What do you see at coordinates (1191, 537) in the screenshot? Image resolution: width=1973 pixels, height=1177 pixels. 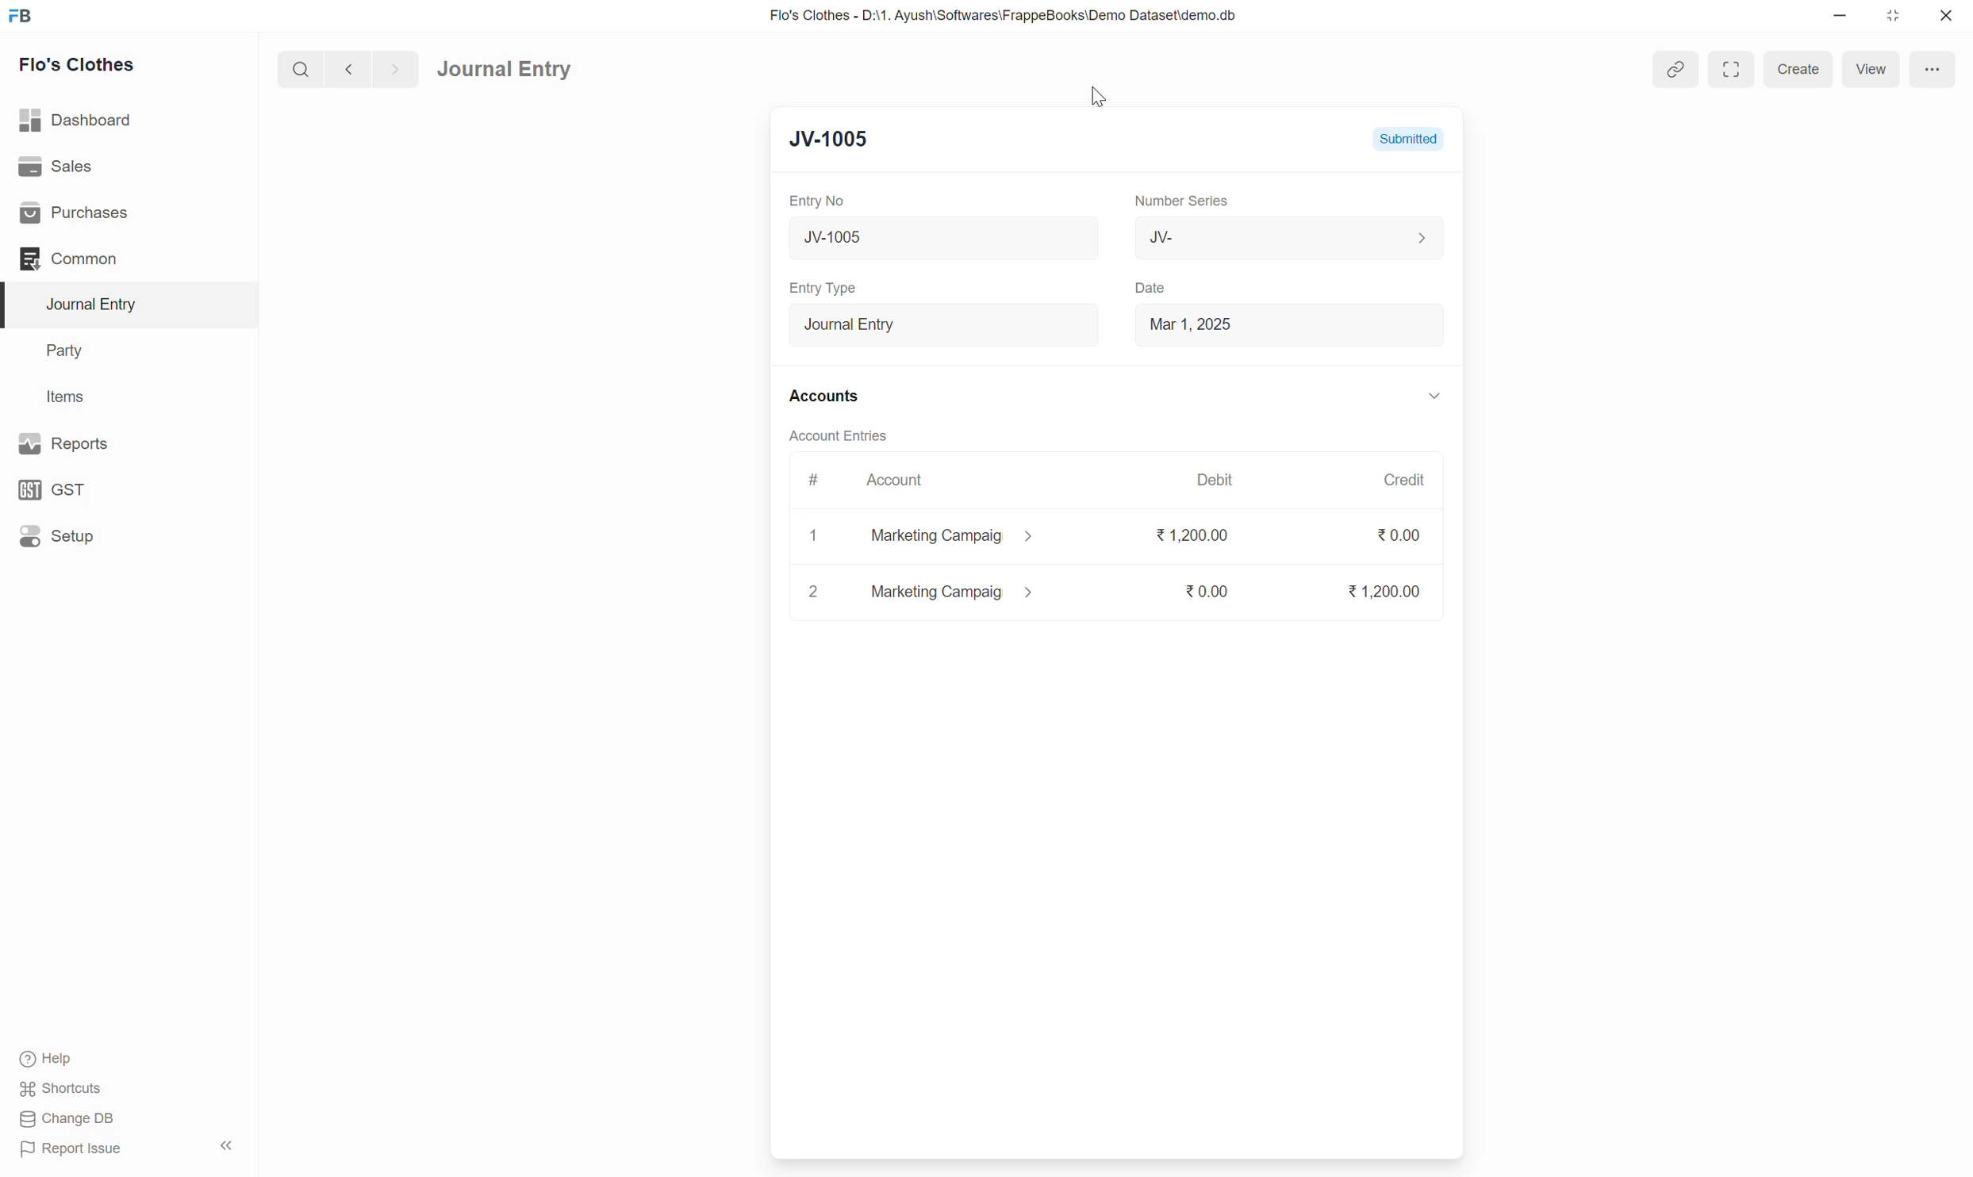 I see `1,200.00` at bounding box center [1191, 537].